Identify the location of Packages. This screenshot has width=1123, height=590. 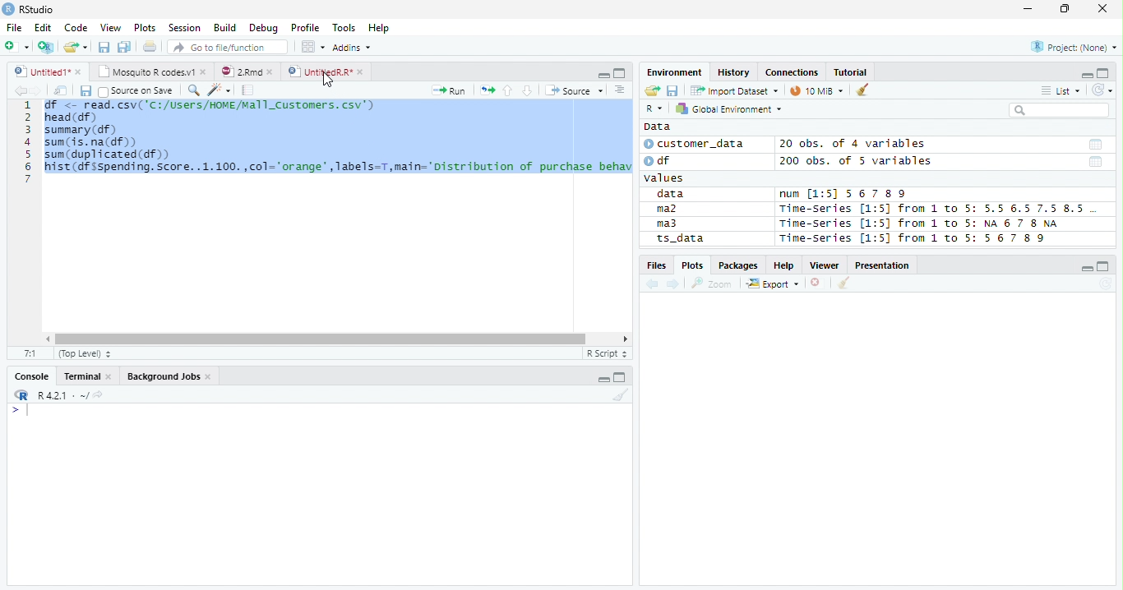
(737, 266).